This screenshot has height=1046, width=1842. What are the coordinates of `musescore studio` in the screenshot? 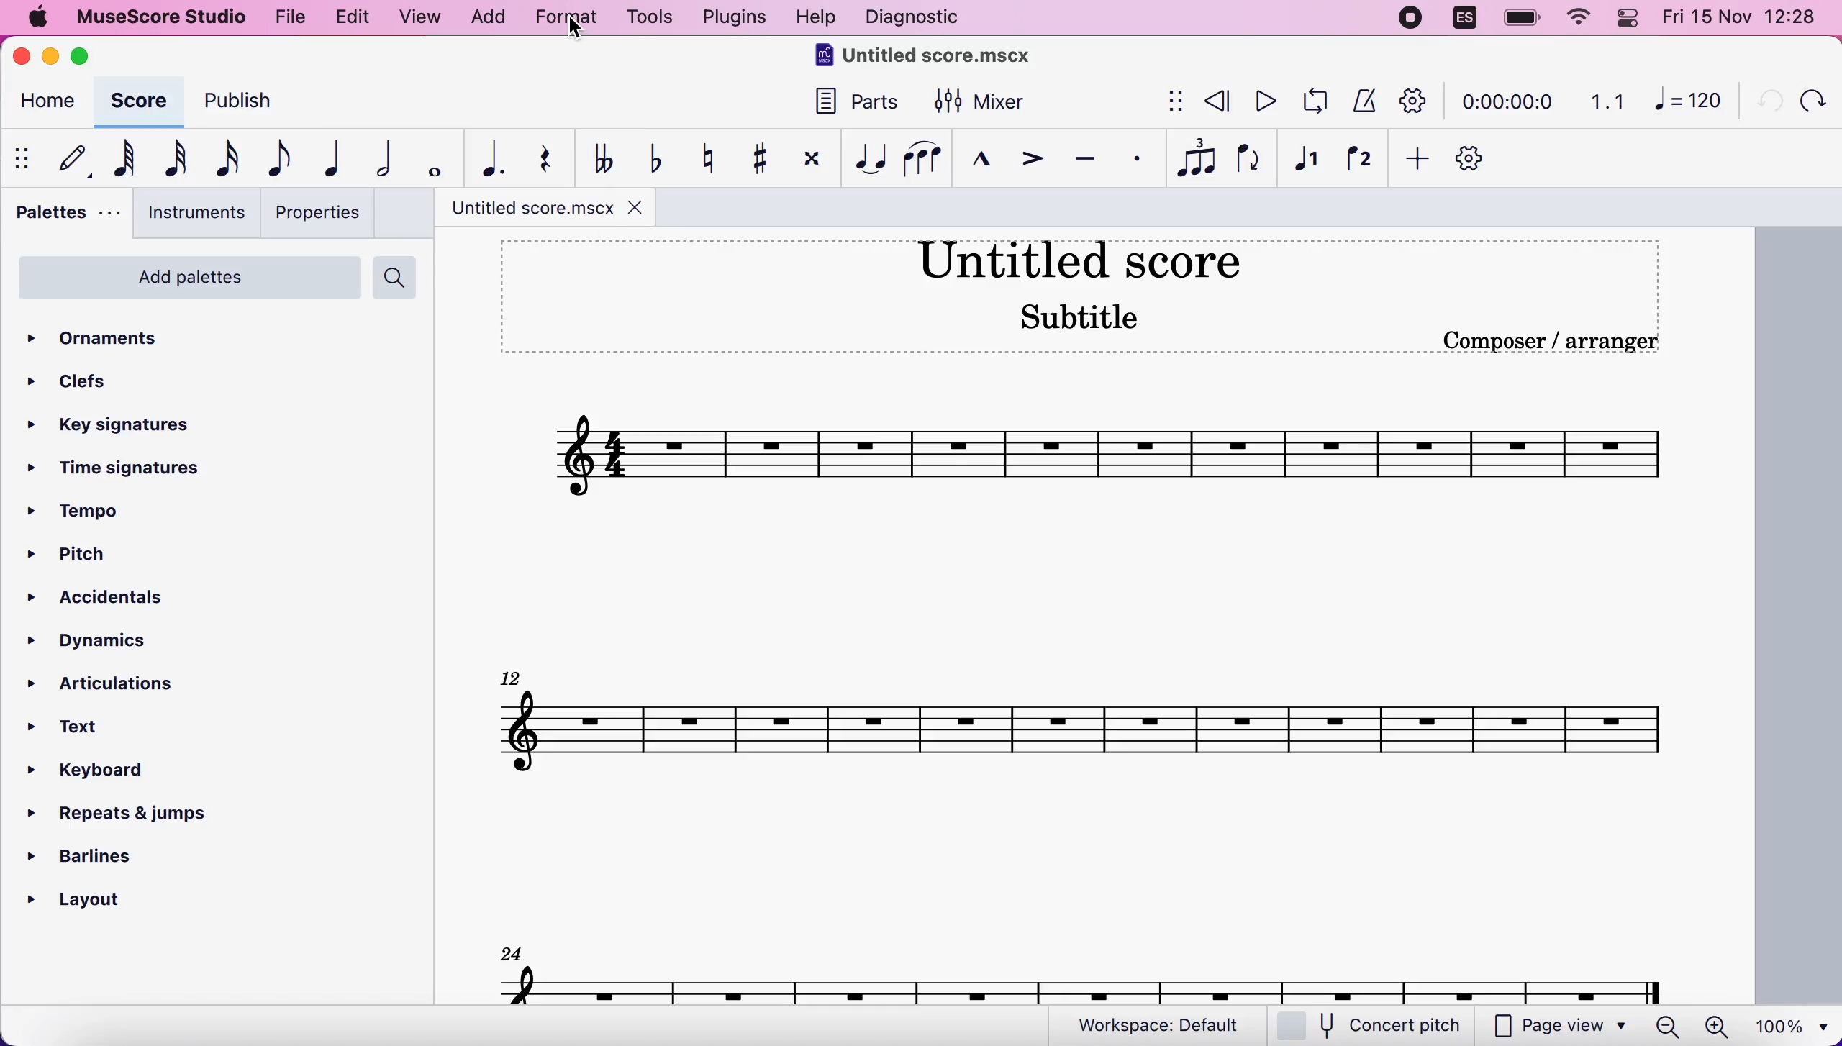 It's located at (158, 17).